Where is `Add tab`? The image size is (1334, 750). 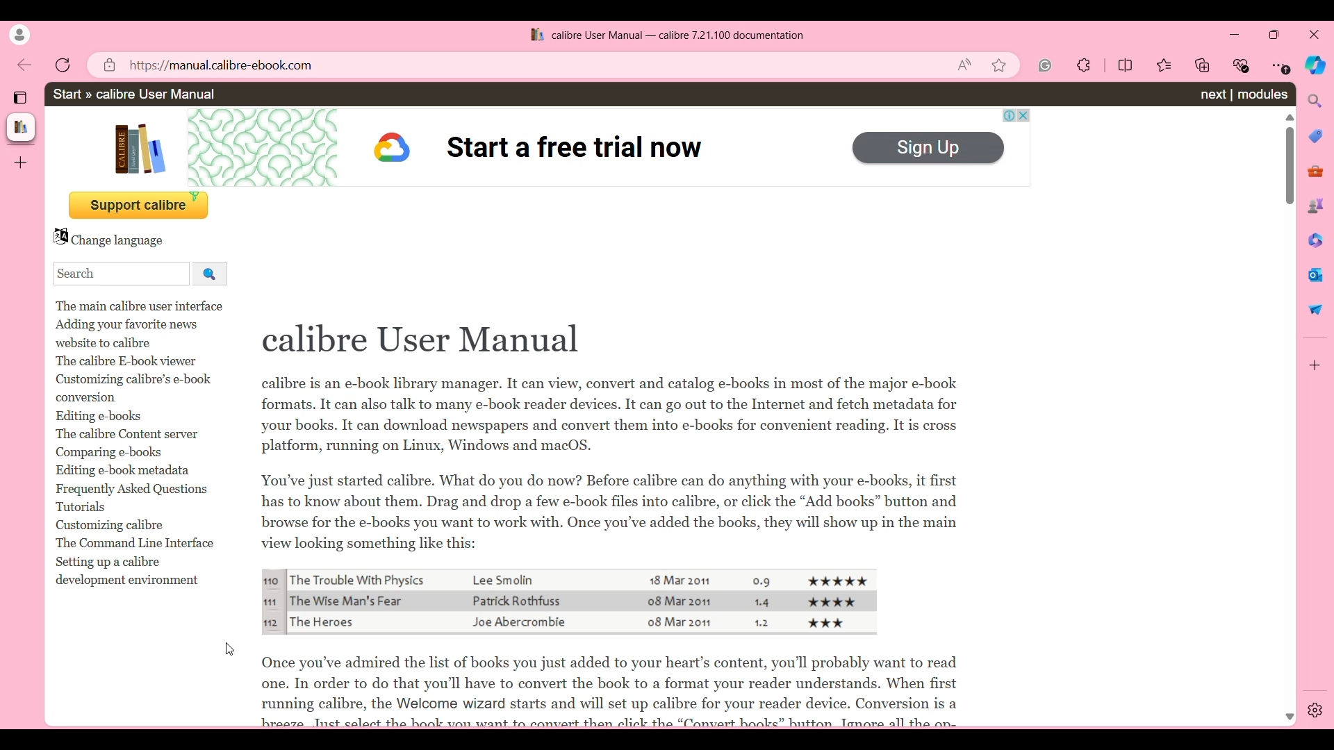 Add tab is located at coordinates (22, 162).